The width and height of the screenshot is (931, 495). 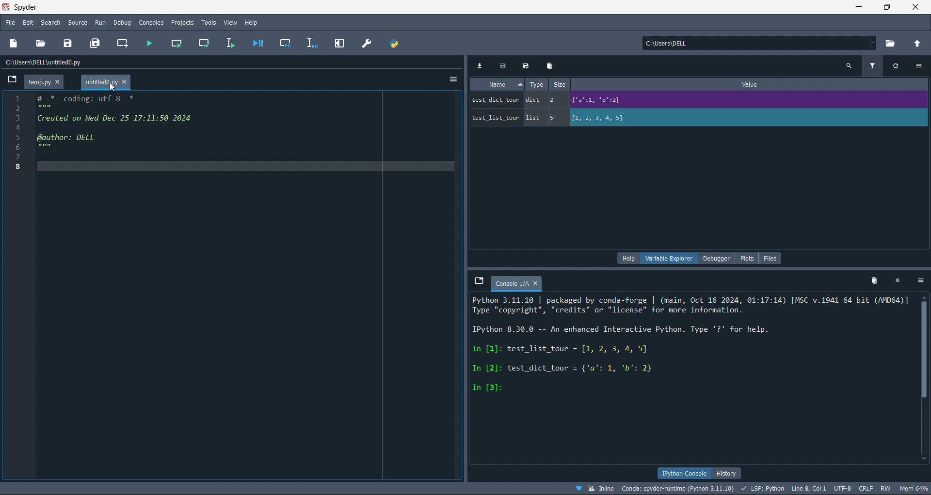 I want to click on type, so click(x=538, y=85).